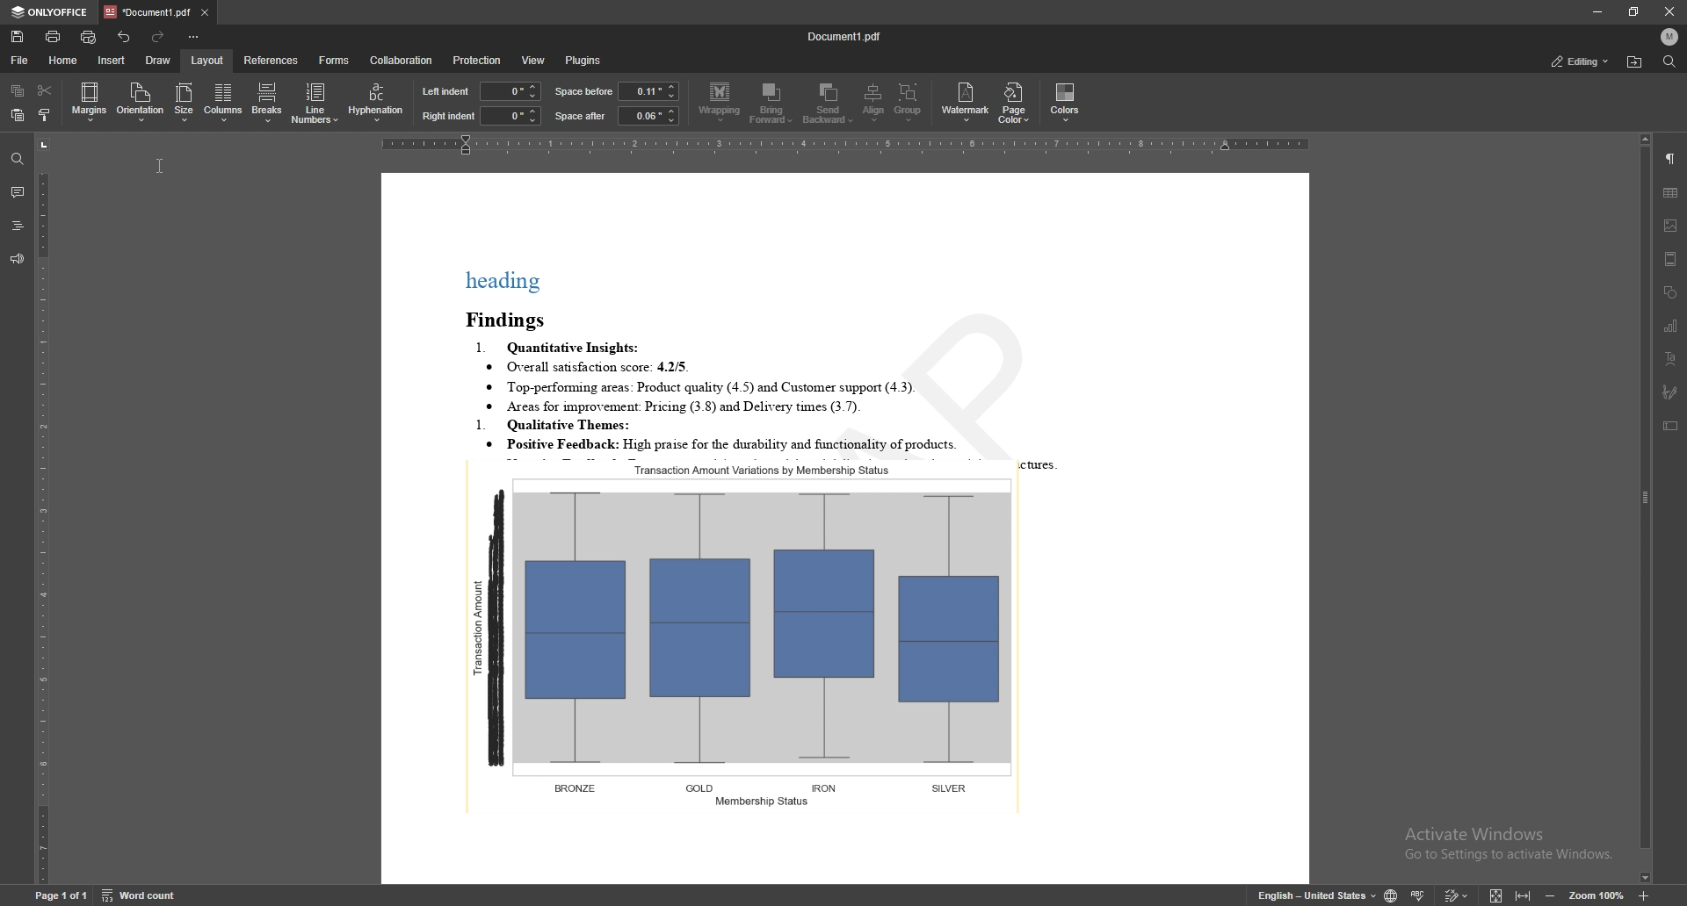  I want to click on undo, so click(126, 37).